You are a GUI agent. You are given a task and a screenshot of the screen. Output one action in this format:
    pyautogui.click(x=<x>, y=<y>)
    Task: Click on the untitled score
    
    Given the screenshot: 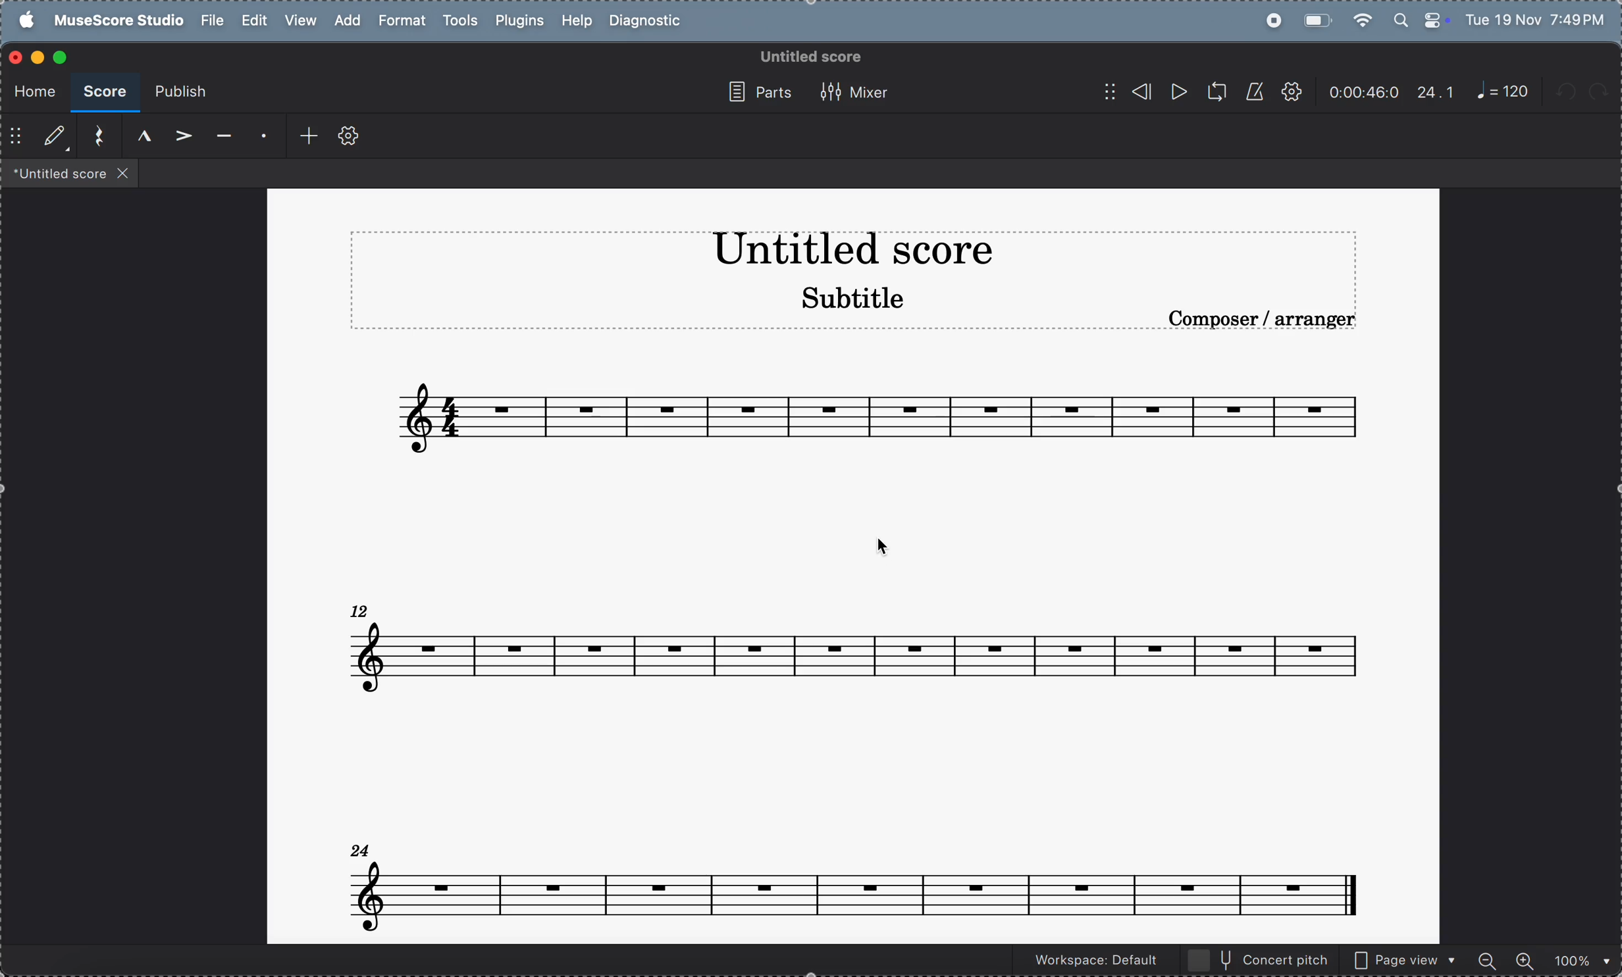 What is the action you would take?
    pyautogui.click(x=808, y=57)
    